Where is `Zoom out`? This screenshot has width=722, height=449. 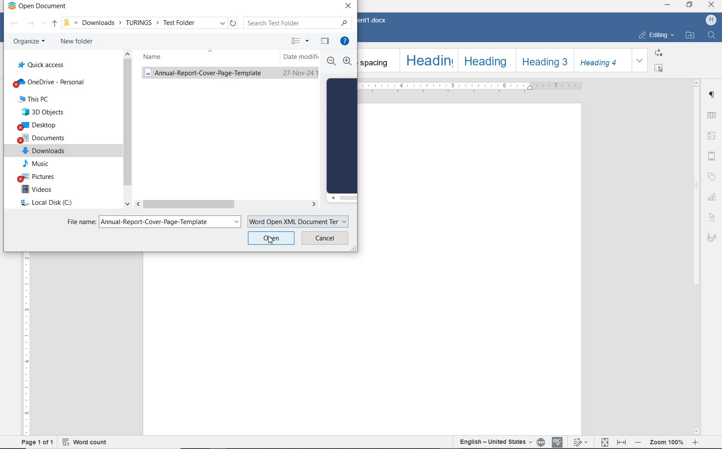 Zoom out is located at coordinates (332, 62).